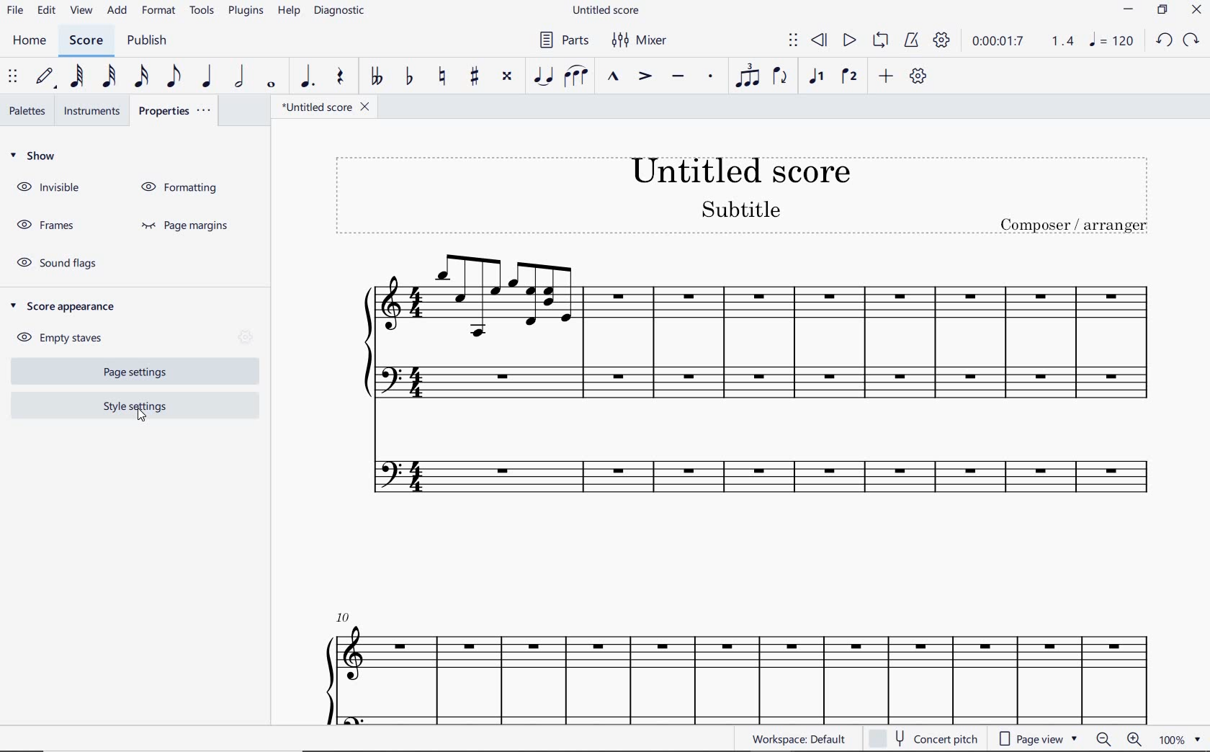 The width and height of the screenshot is (1210, 752). I want to click on MINIMIZE, so click(1128, 9).